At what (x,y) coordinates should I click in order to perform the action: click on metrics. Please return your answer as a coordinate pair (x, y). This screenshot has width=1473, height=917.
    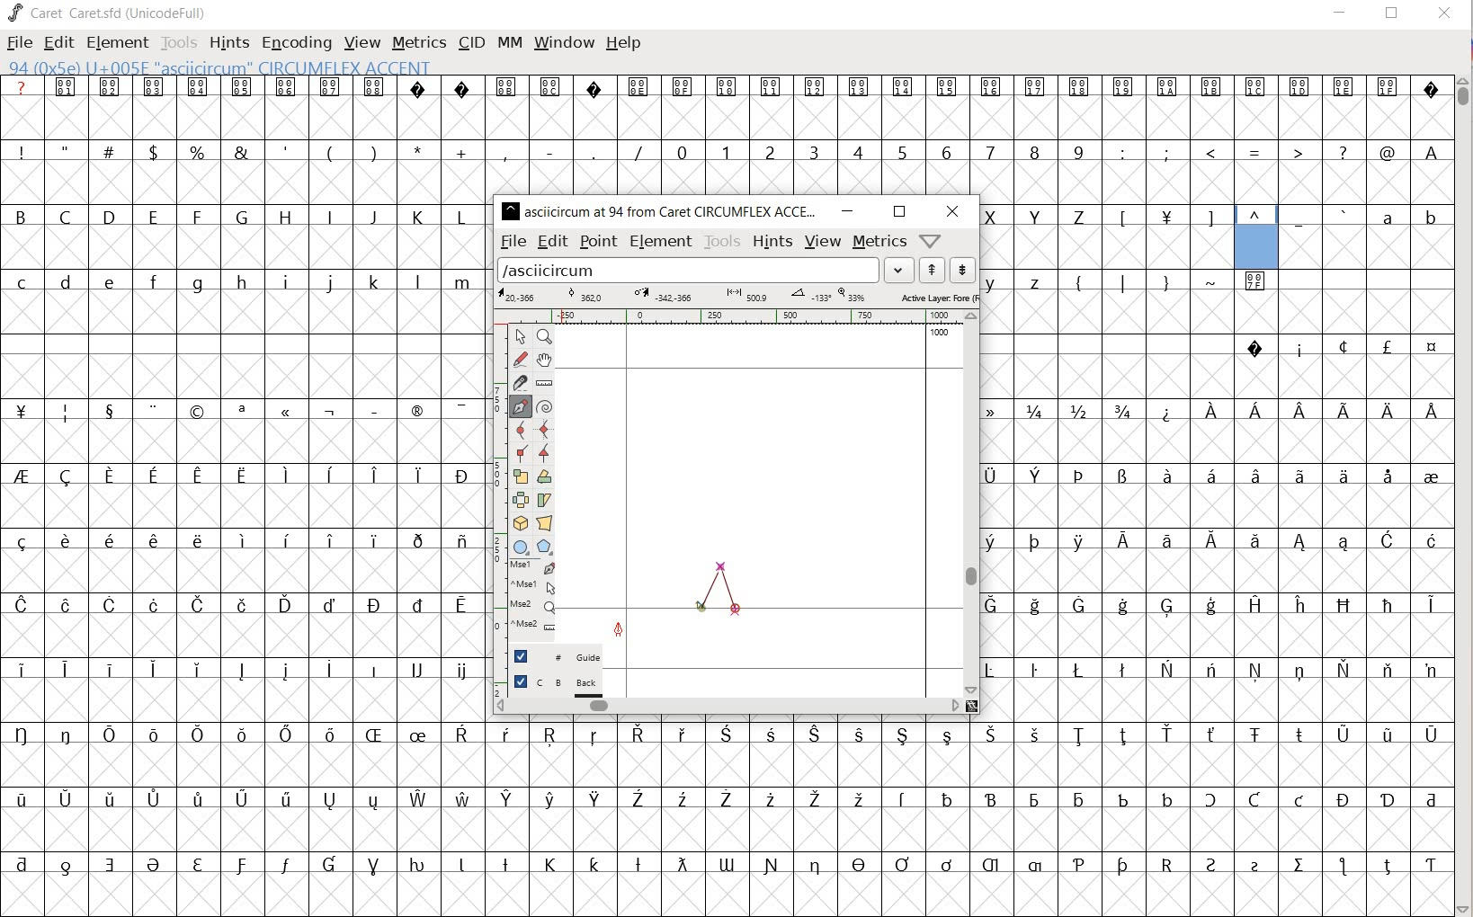
    Looking at the image, I should click on (880, 242).